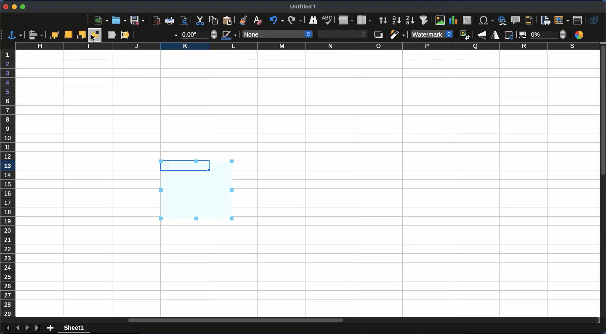  Describe the element at coordinates (396, 20) in the screenshot. I see `ascending` at that location.